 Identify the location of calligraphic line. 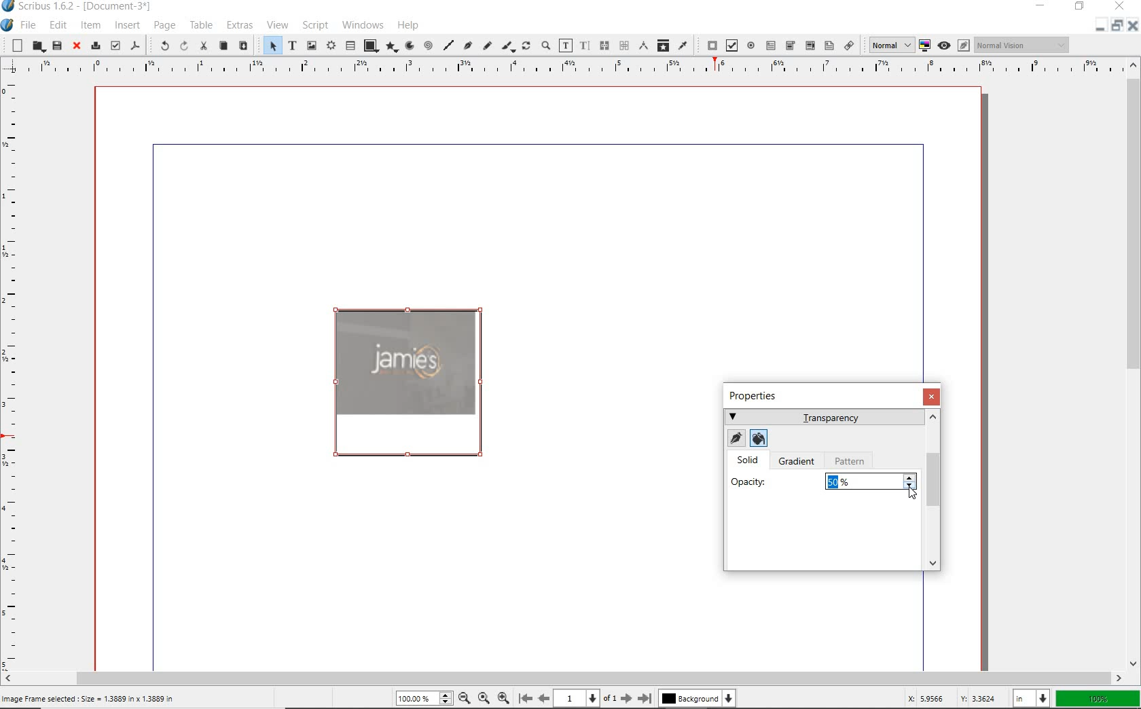
(507, 46).